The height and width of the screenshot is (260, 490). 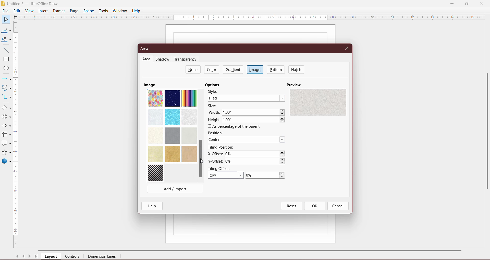 I want to click on Insert, so click(x=43, y=11).